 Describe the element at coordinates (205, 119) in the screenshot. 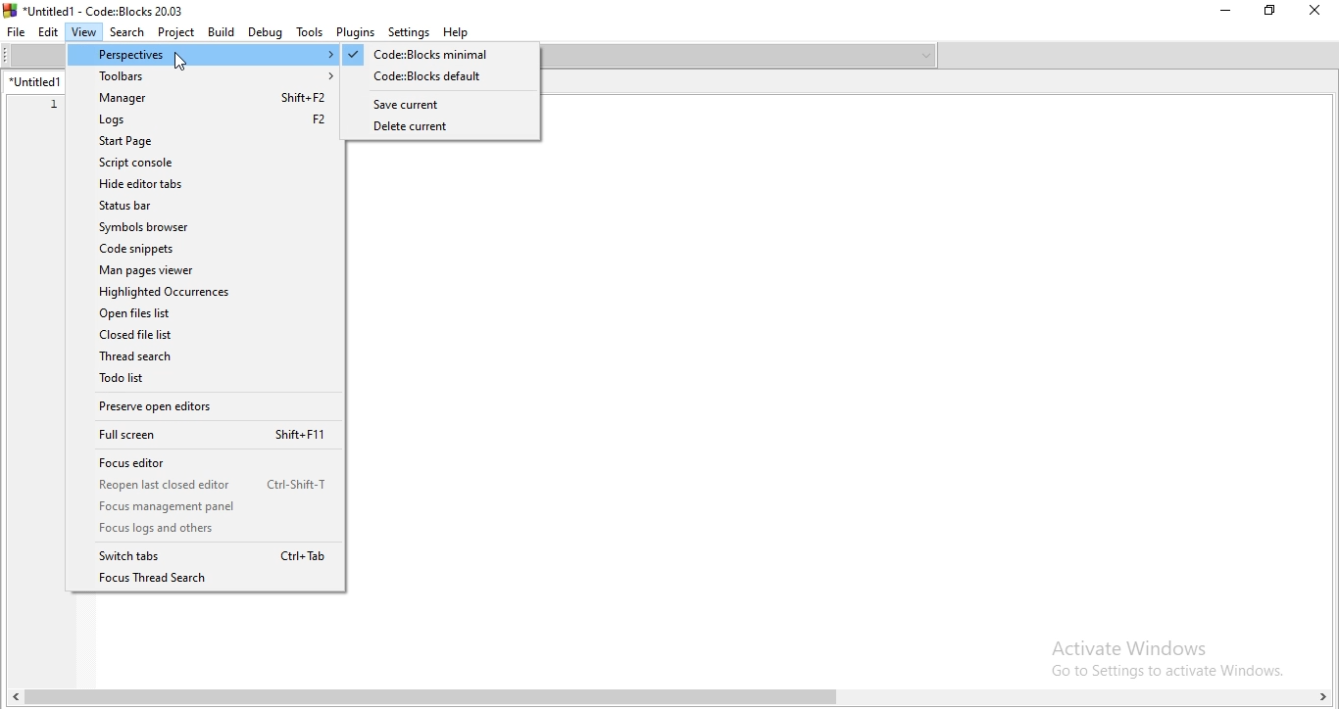

I see `Logs ` at that location.